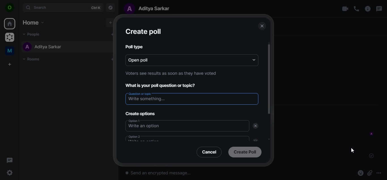 The height and width of the screenshot is (180, 387). Describe the element at coordinates (33, 59) in the screenshot. I see `rooms` at that location.